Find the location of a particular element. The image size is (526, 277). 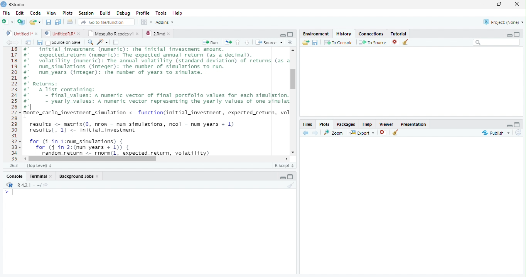

Scroll bar is located at coordinates (94, 159).